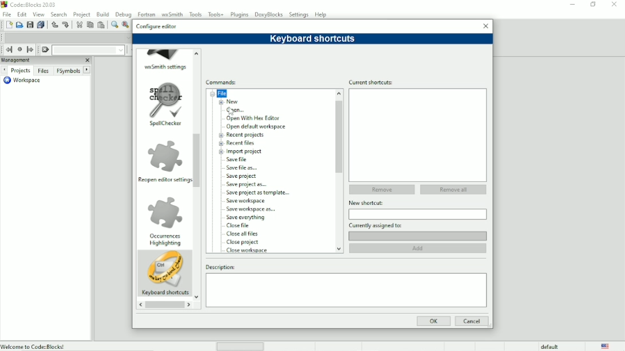 Image resolution: width=625 pixels, height=351 pixels. Describe the element at coordinates (433, 321) in the screenshot. I see `OK` at that location.